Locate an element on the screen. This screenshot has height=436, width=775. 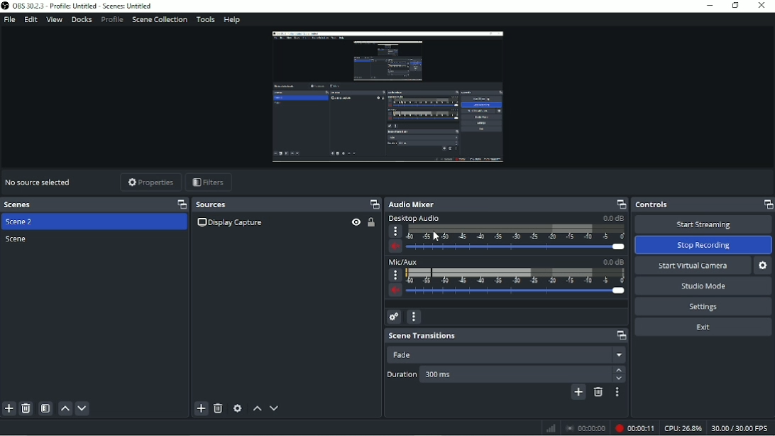
Duration is located at coordinates (505, 374).